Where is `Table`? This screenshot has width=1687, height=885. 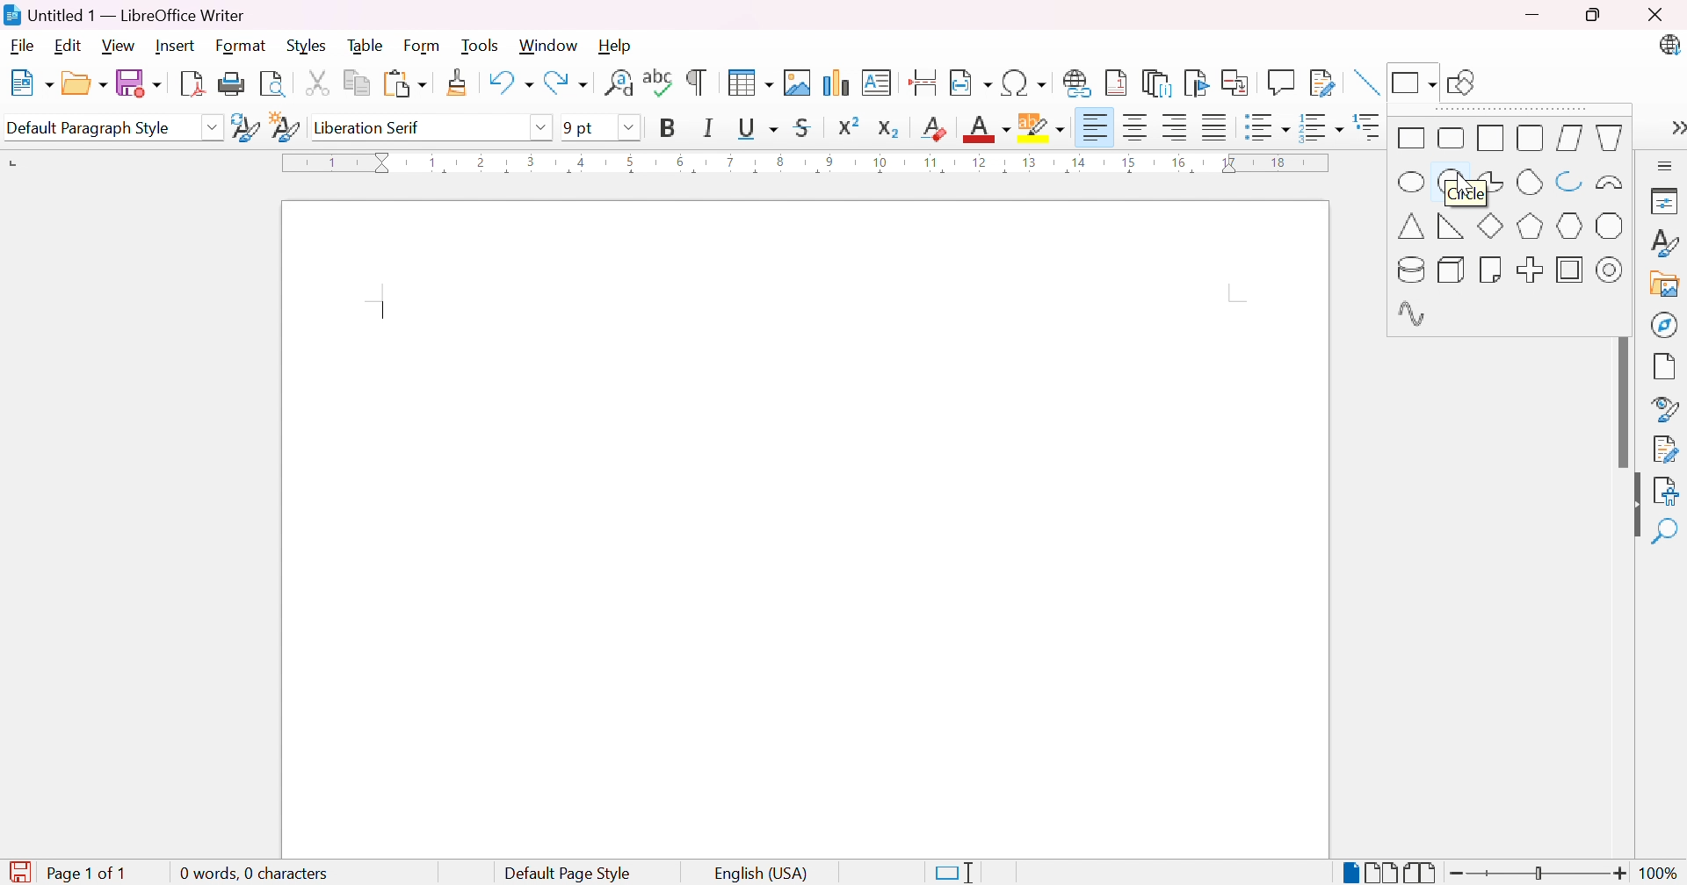
Table is located at coordinates (367, 45).